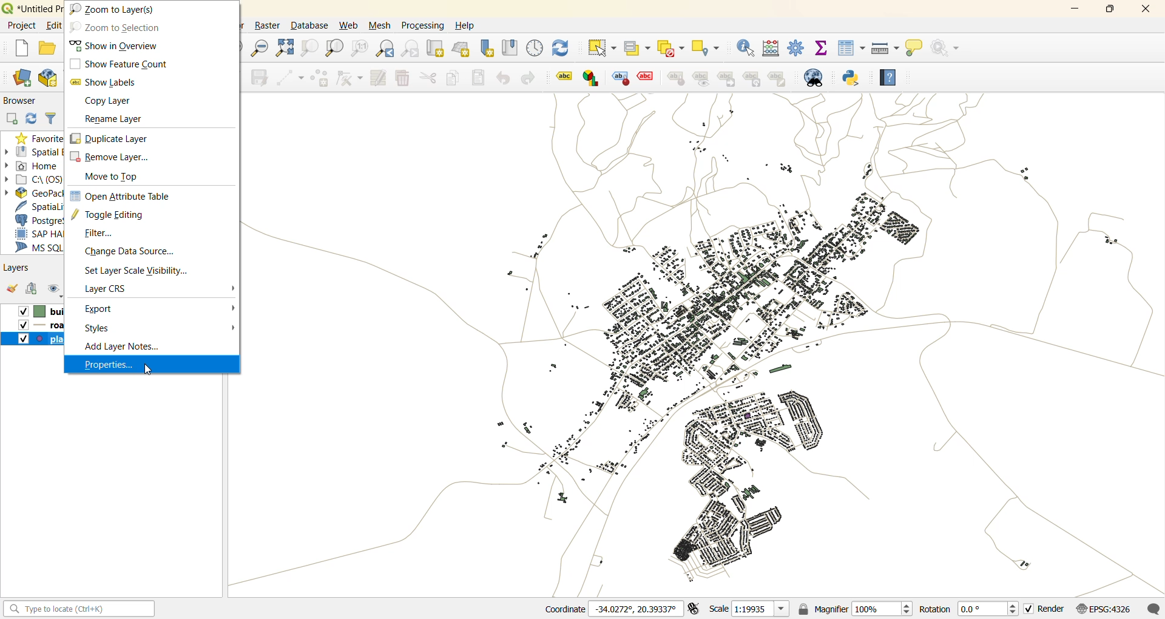 This screenshot has width=1165, height=619. Describe the element at coordinates (291, 79) in the screenshot. I see `digitize` at that location.